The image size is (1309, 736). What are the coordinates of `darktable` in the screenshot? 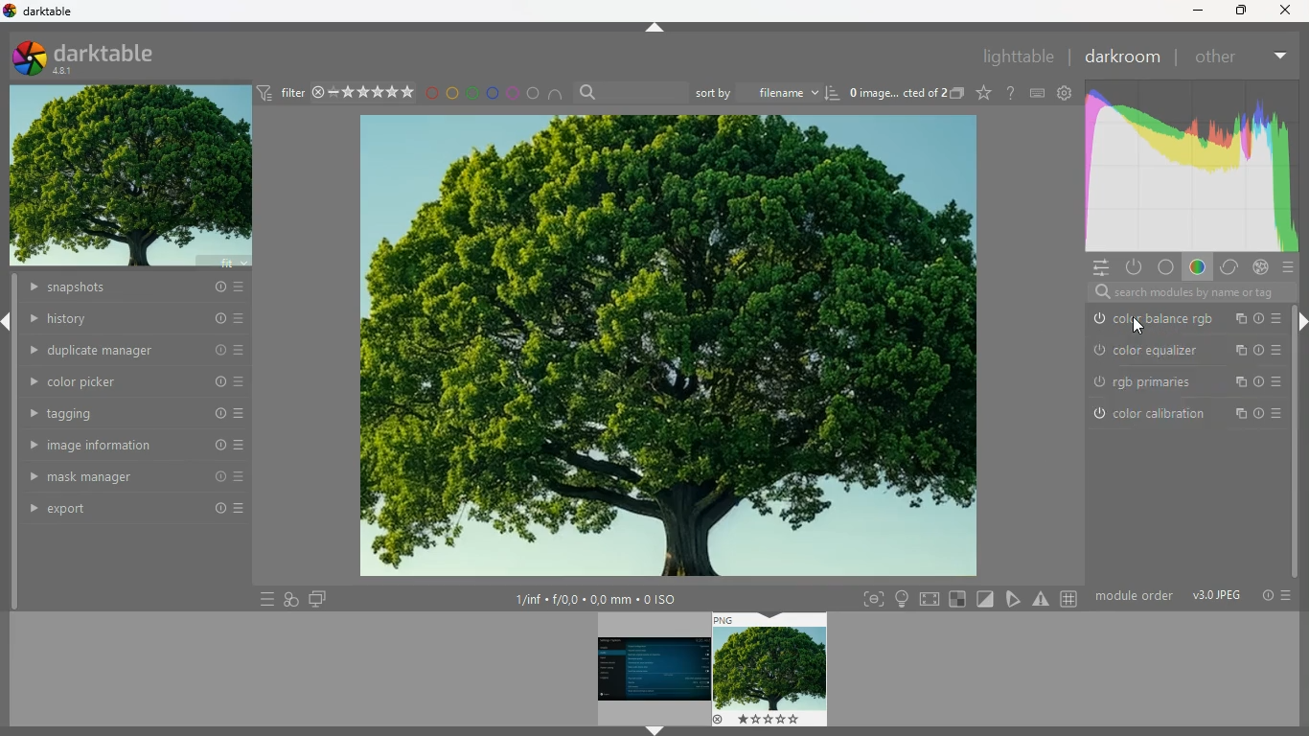 It's located at (47, 11).